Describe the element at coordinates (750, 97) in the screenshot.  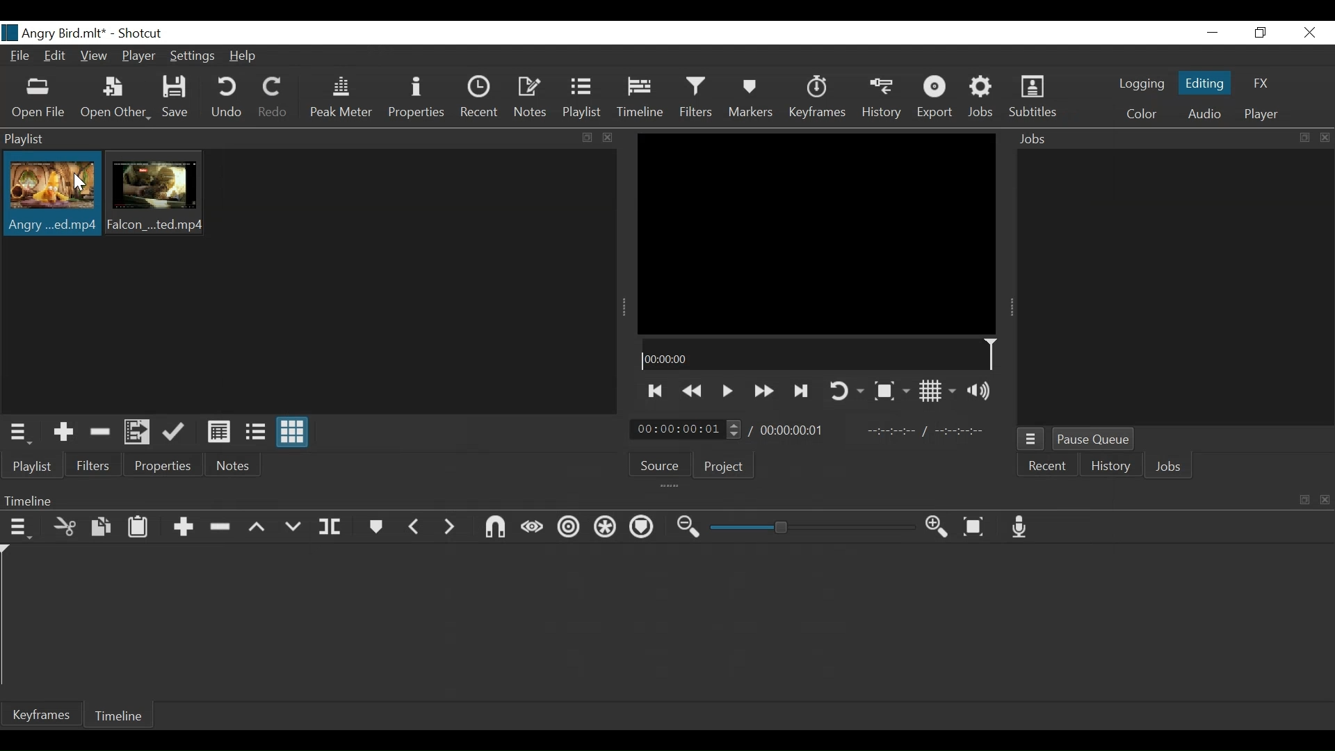
I see `Markers` at that location.